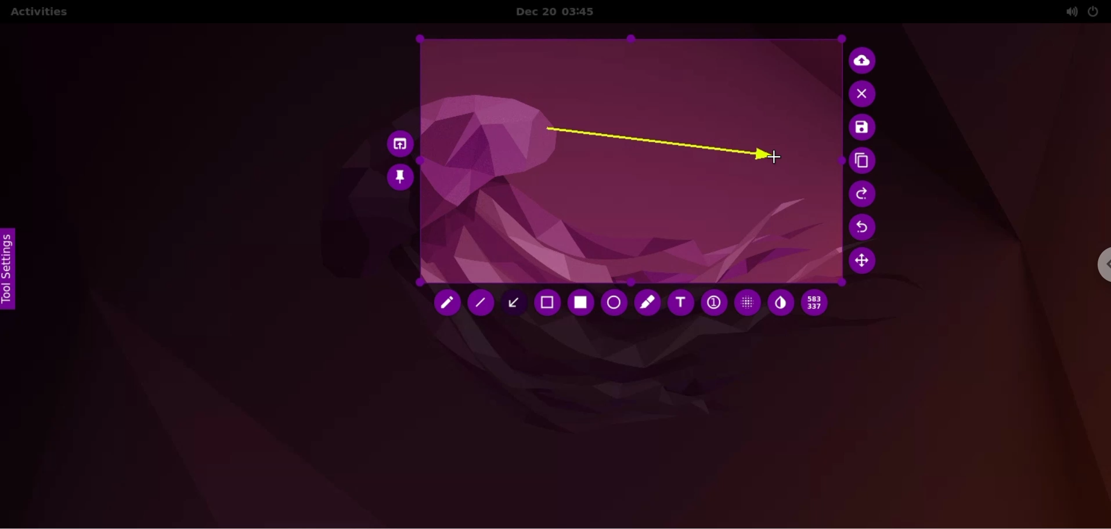 Image resolution: width=1111 pixels, height=529 pixels. Describe the element at coordinates (647, 302) in the screenshot. I see `marker` at that location.